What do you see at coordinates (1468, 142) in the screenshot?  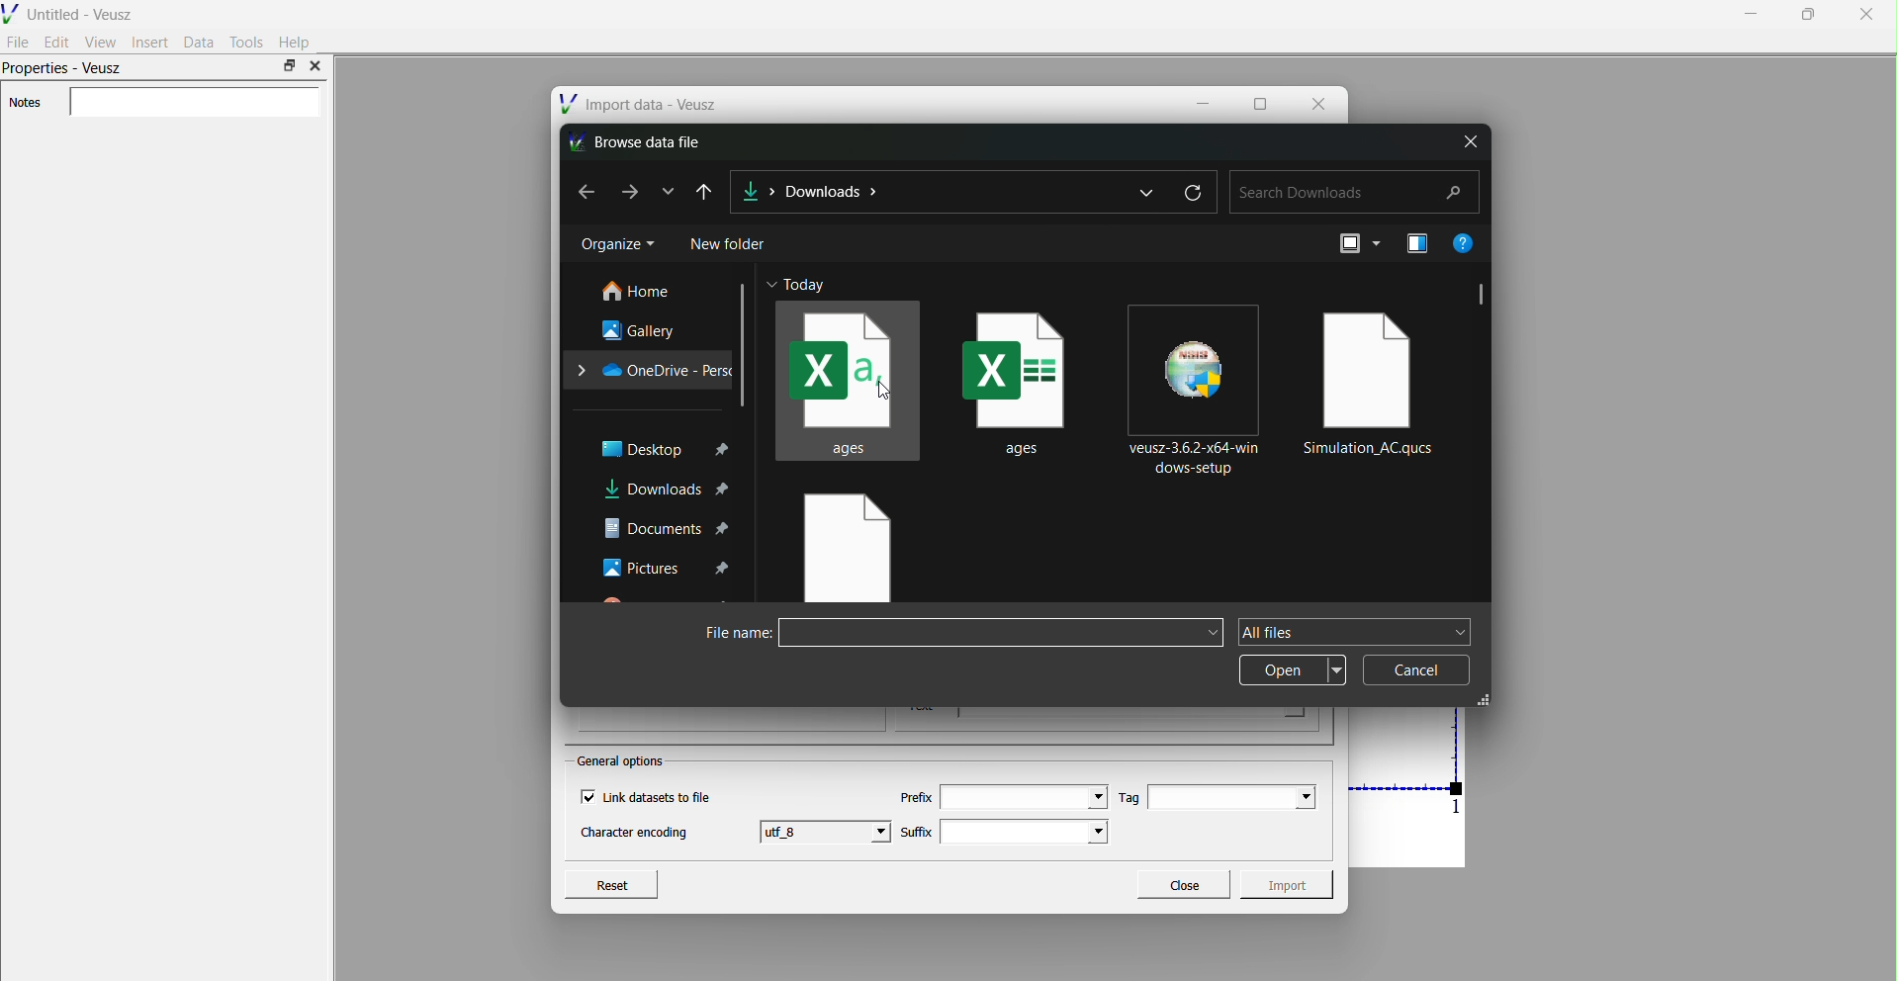 I see `close` at bounding box center [1468, 142].